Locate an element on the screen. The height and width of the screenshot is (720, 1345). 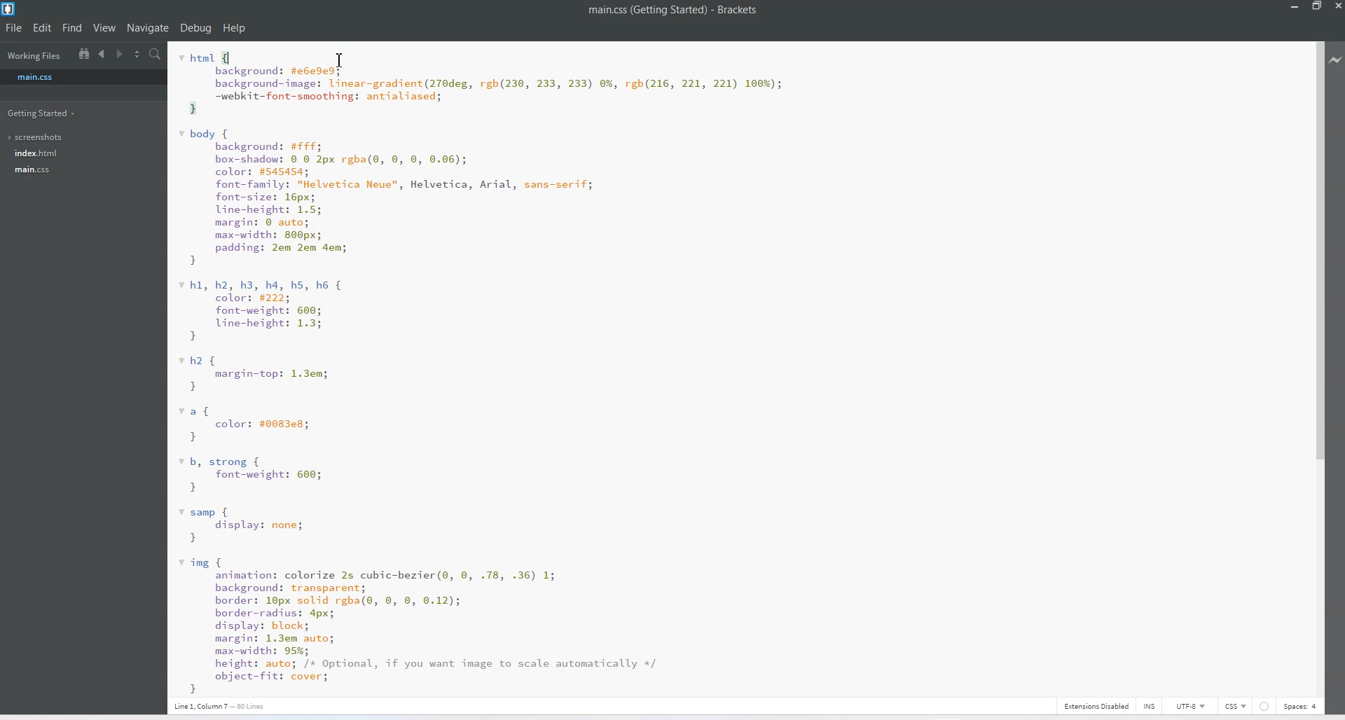
Debug is located at coordinates (195, 29).